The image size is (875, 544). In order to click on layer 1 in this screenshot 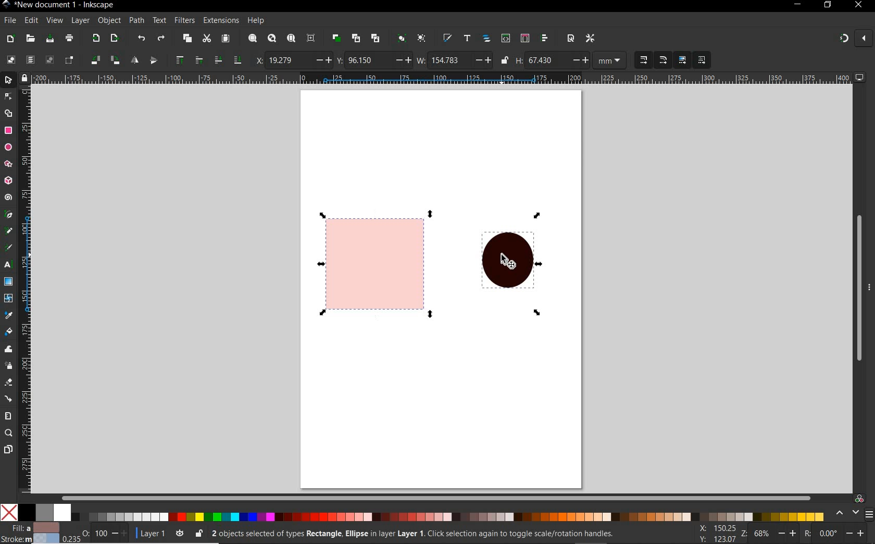, I will do `click(161, 533)`.